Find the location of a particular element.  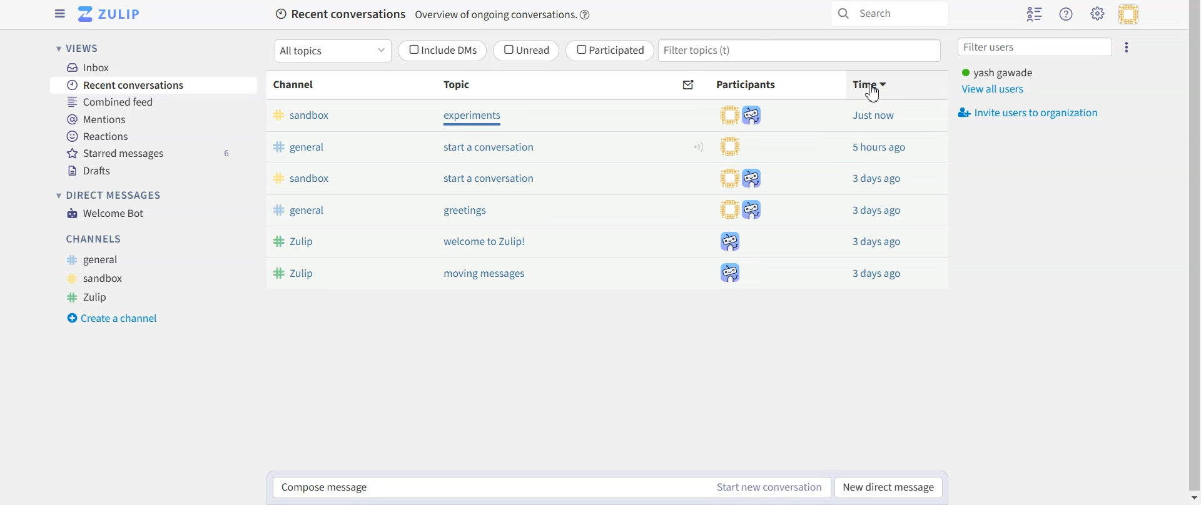

New direct message is located at coordinates (890, 487).